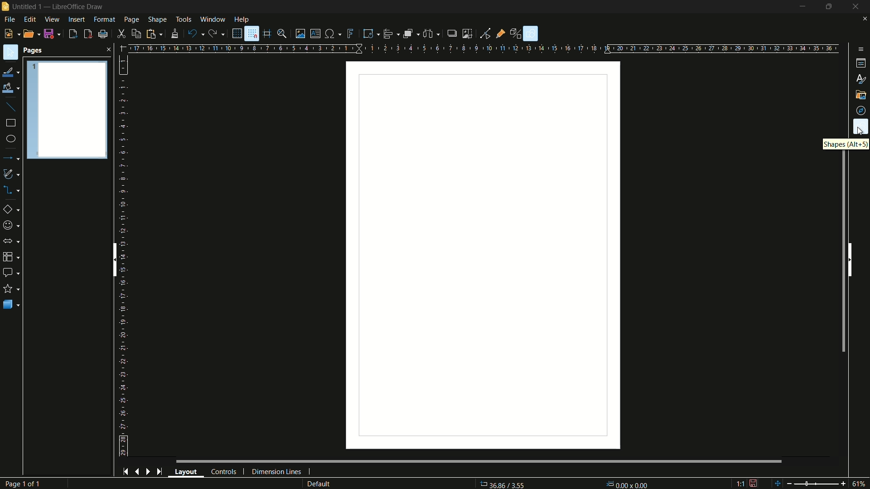 The height and width of the screenshot is (489, 870). I want to click on stars and banners, so click(12, 288).